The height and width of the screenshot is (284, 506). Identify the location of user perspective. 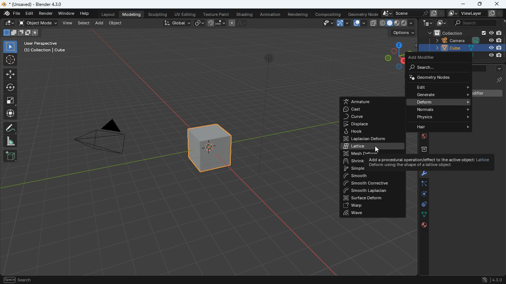
(48, 46).